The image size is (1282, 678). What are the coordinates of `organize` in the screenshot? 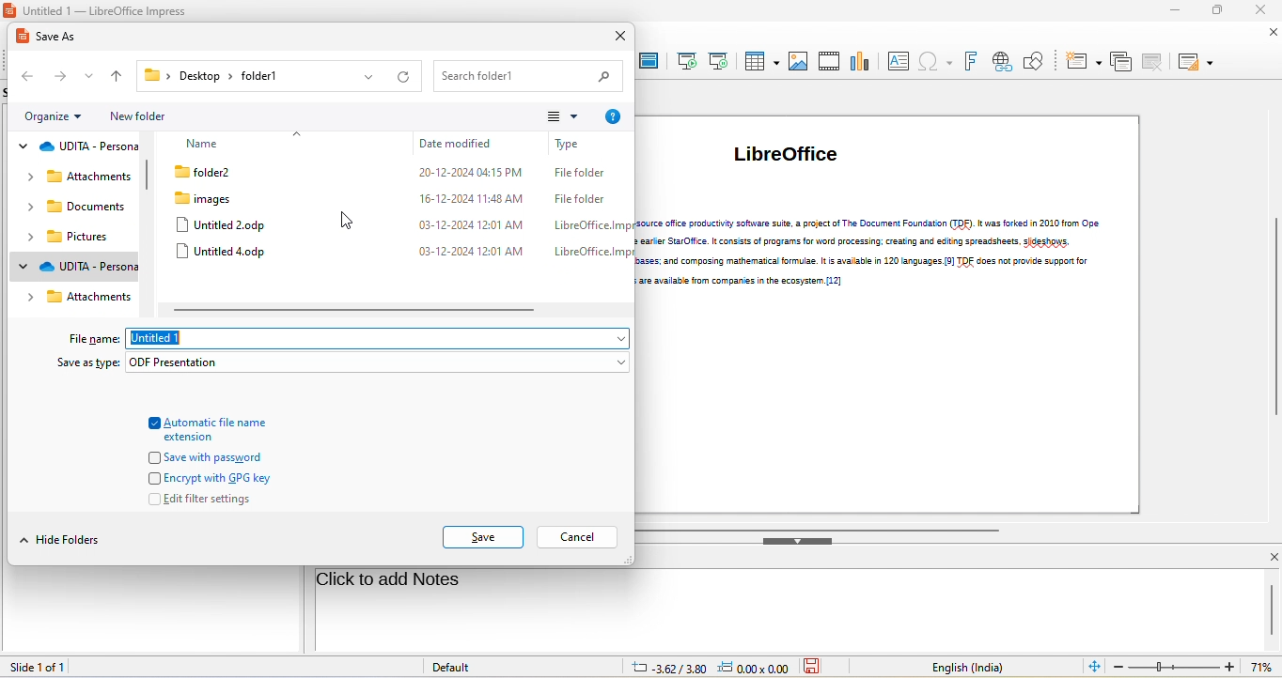 It's located at (55, 116).